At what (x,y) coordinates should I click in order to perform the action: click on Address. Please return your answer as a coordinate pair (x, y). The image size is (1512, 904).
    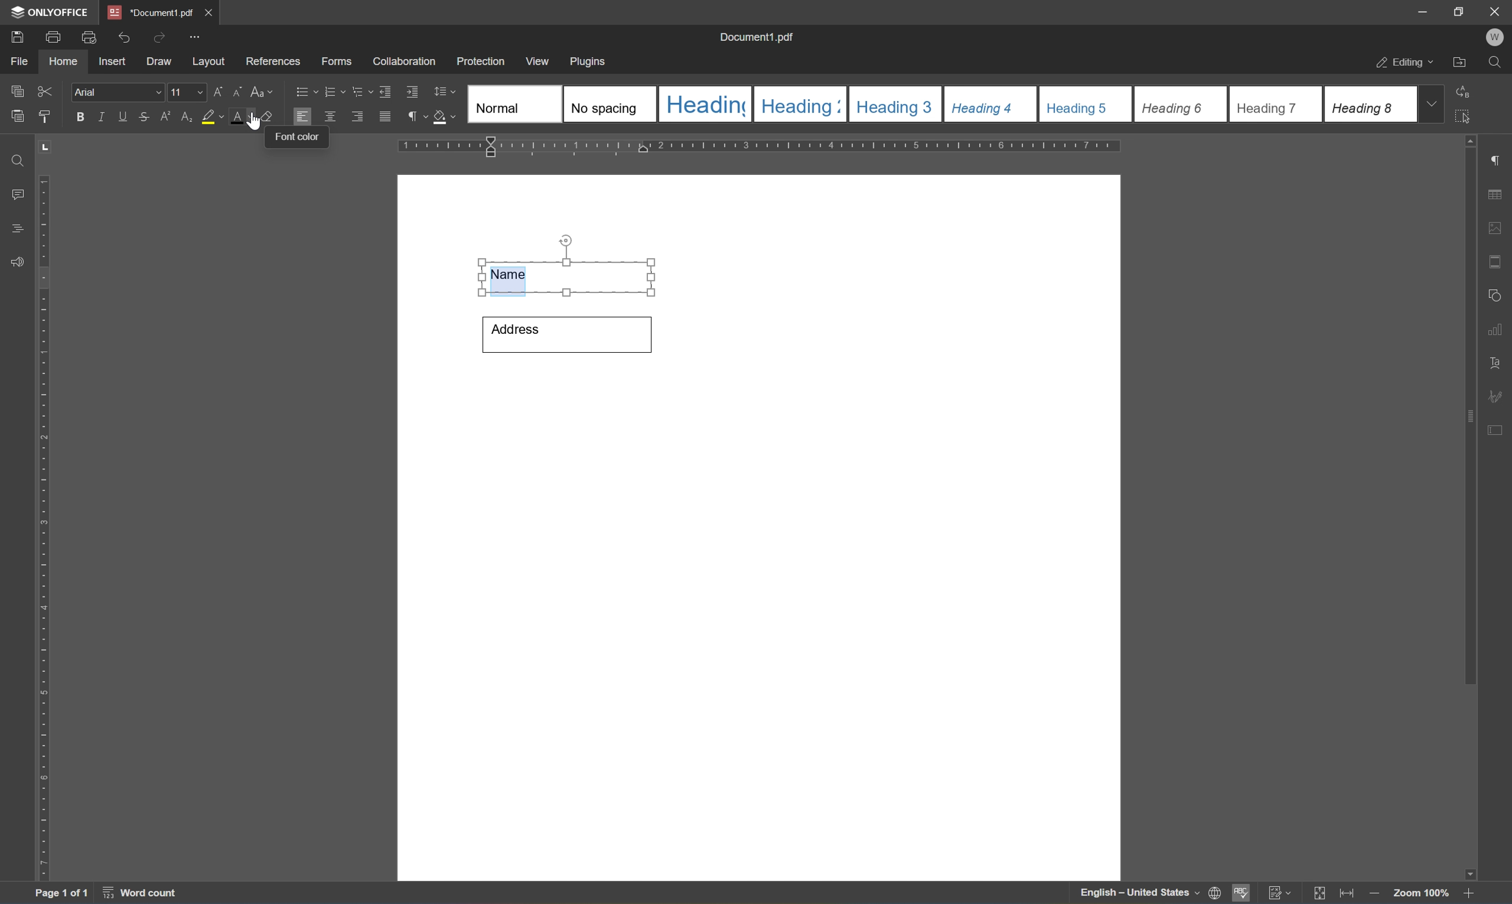
    Looking at the image, I should click on (564, 334).